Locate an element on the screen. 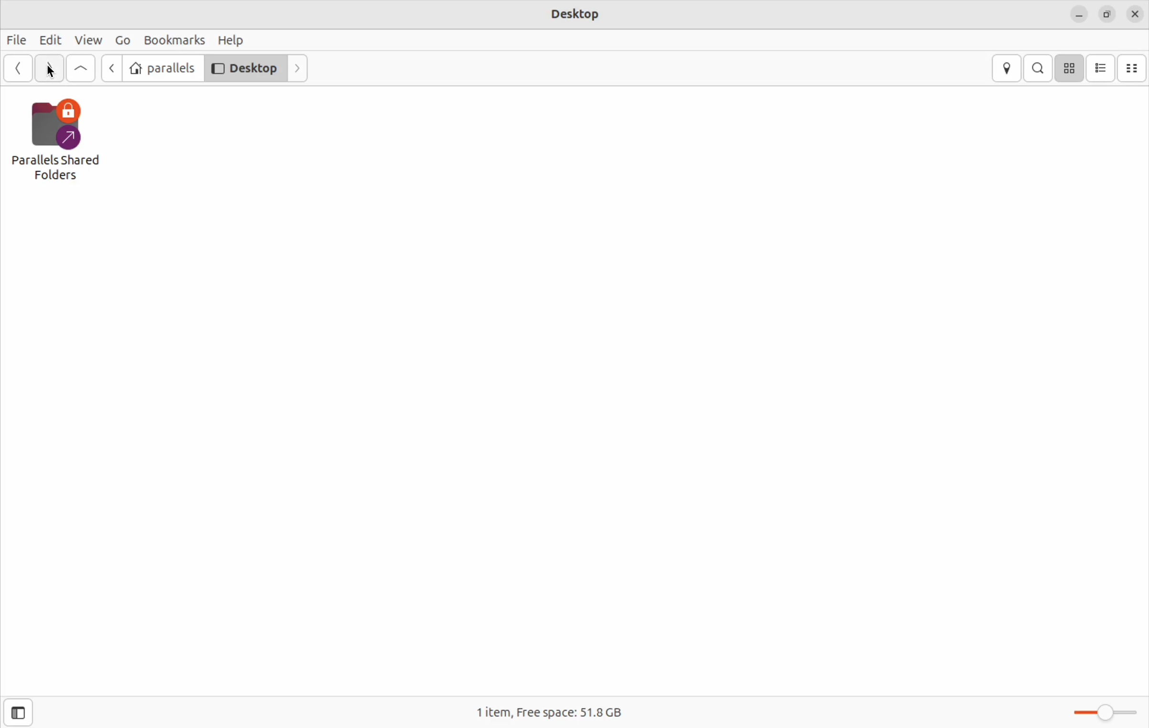  Go is located at coordinates (122, 39).